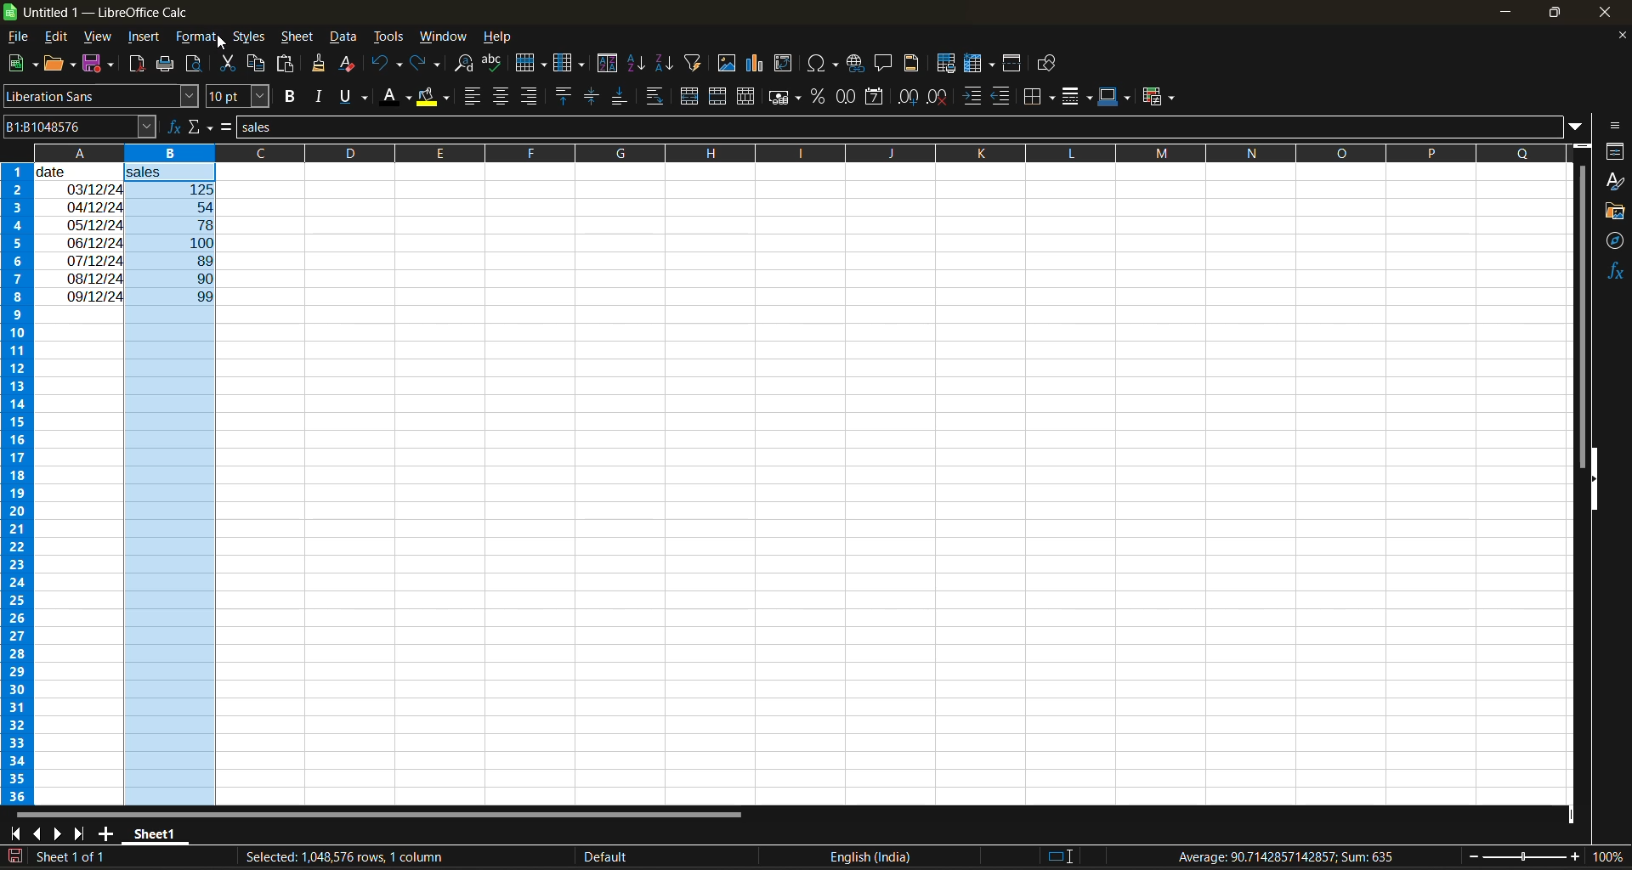  Describe the element at coordinates (288, 64) in the screenshot. I see `paste` at that location.